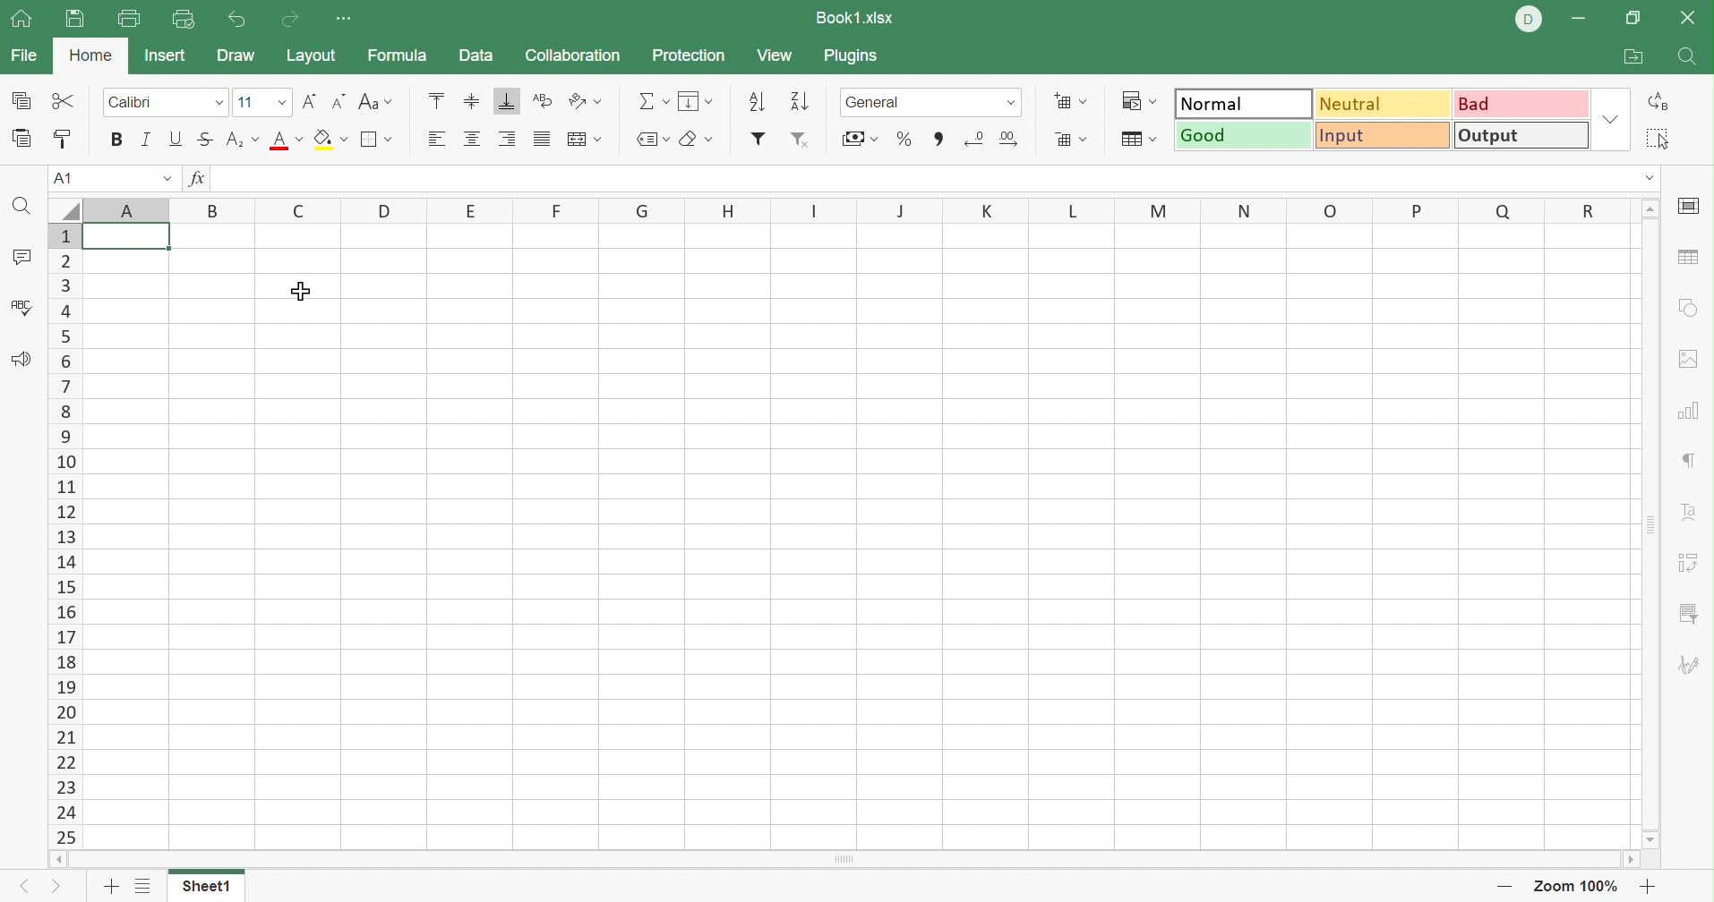  I want to click on Increment font size, so click(306, 101).